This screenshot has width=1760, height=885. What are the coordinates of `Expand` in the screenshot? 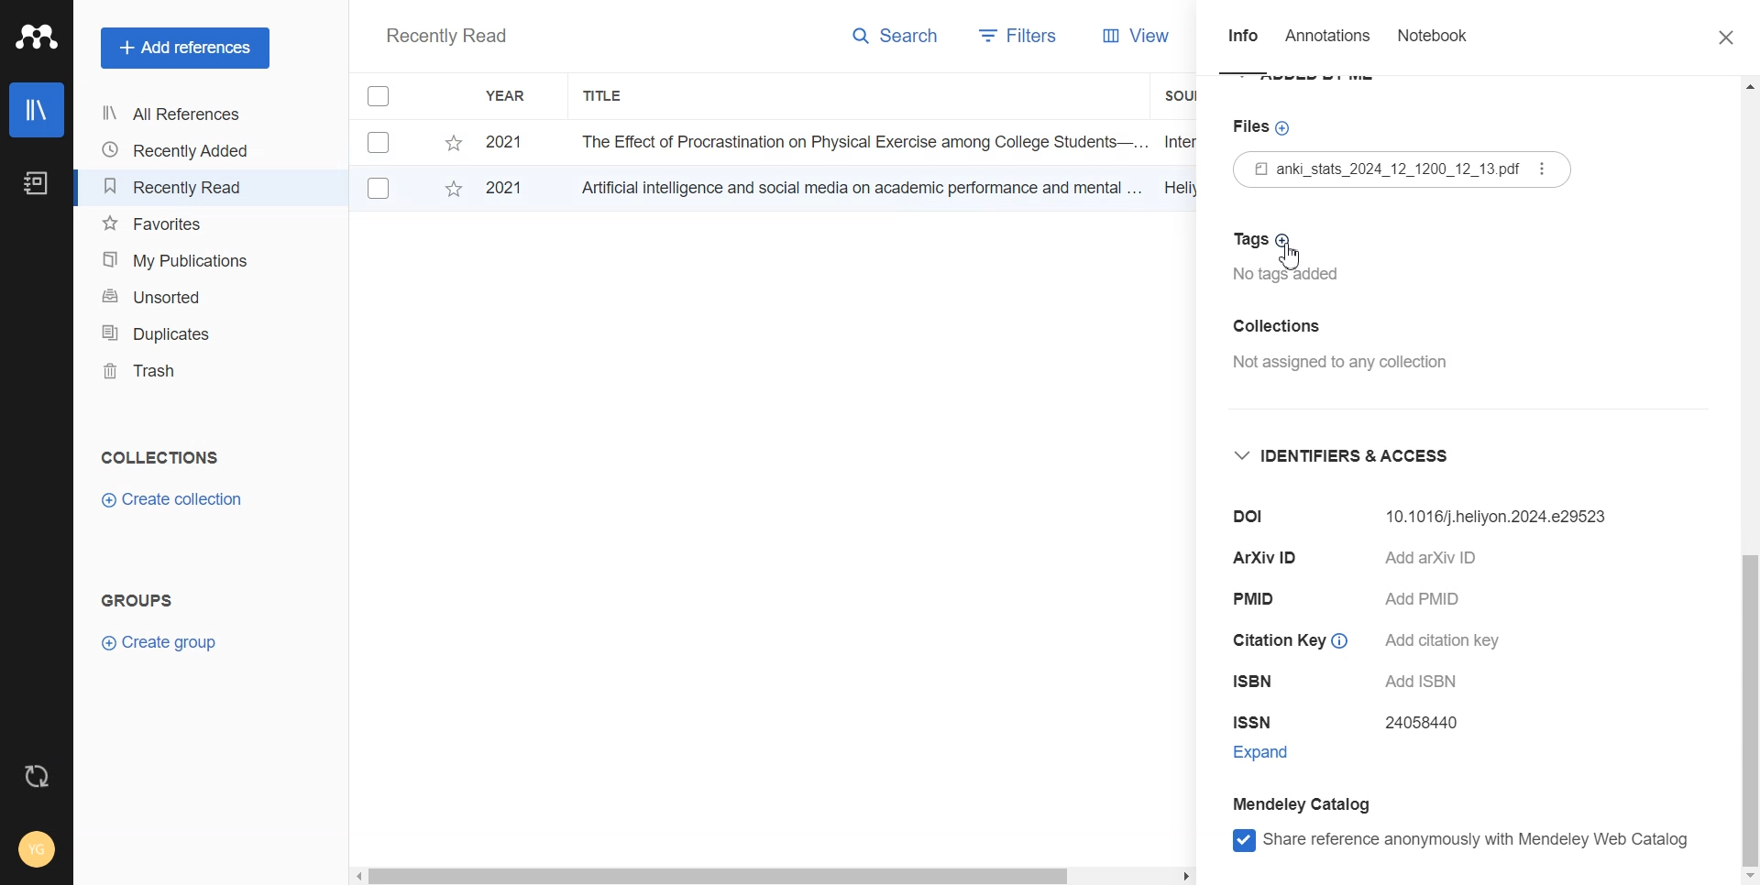 It's located at (1275, 752).